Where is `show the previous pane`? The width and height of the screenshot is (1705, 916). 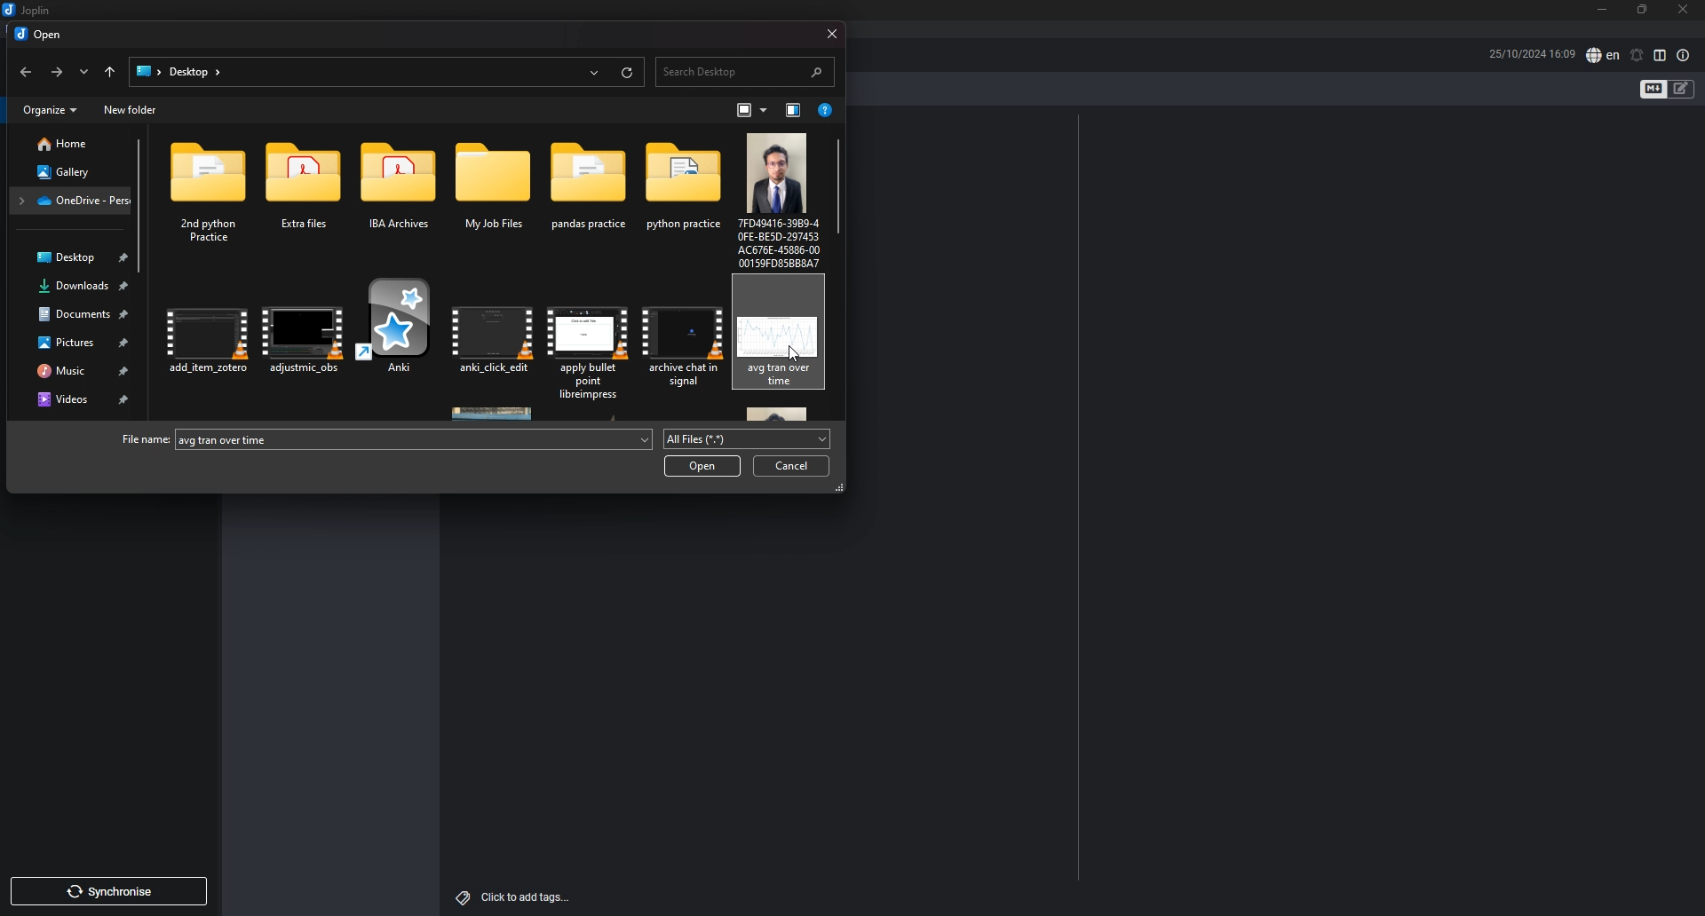 show the previous pane is located at coordinates (794, 110).